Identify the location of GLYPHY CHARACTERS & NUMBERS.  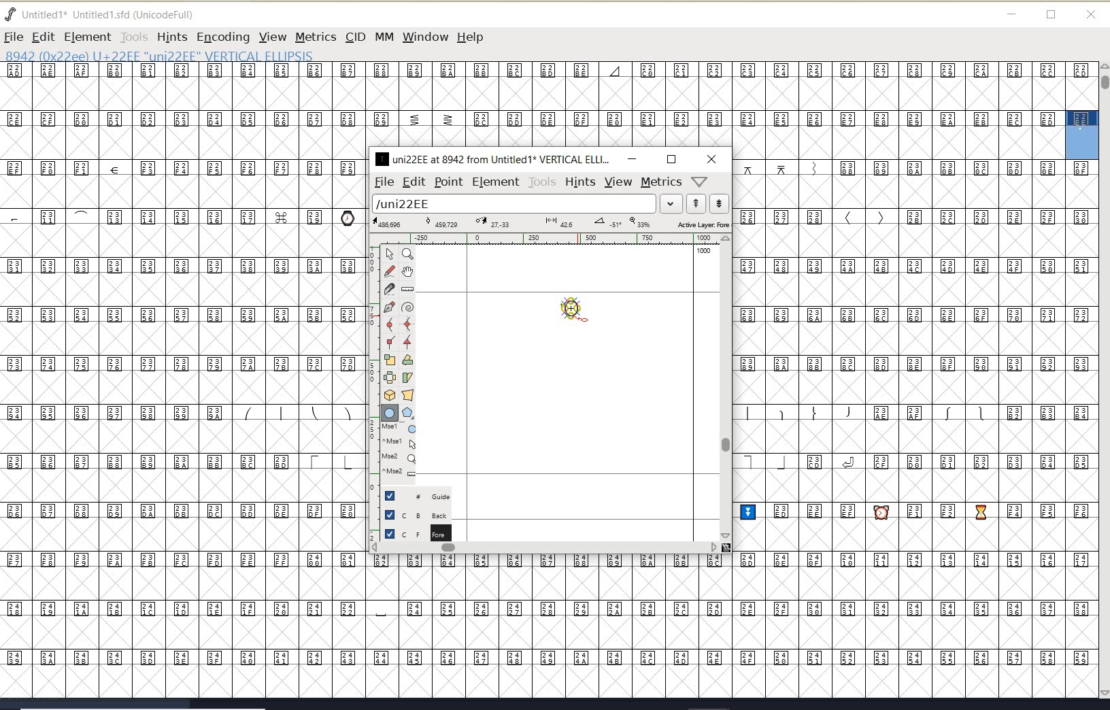
(532, 105).